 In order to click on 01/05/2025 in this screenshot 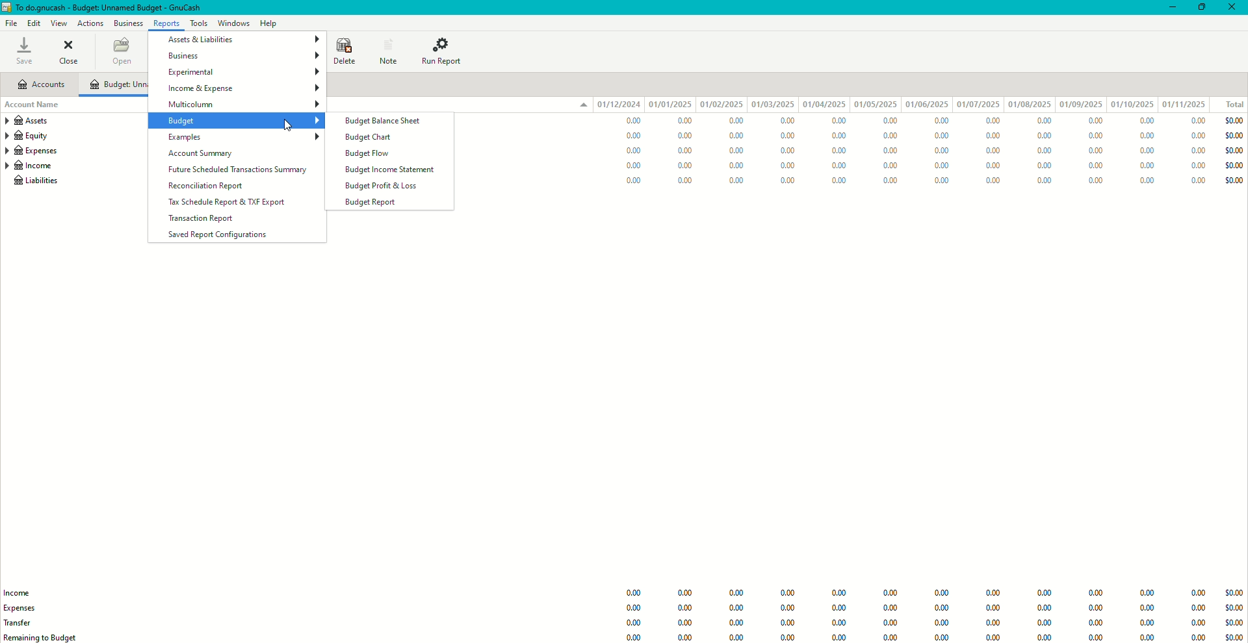, I will do `click(874, 105)`.